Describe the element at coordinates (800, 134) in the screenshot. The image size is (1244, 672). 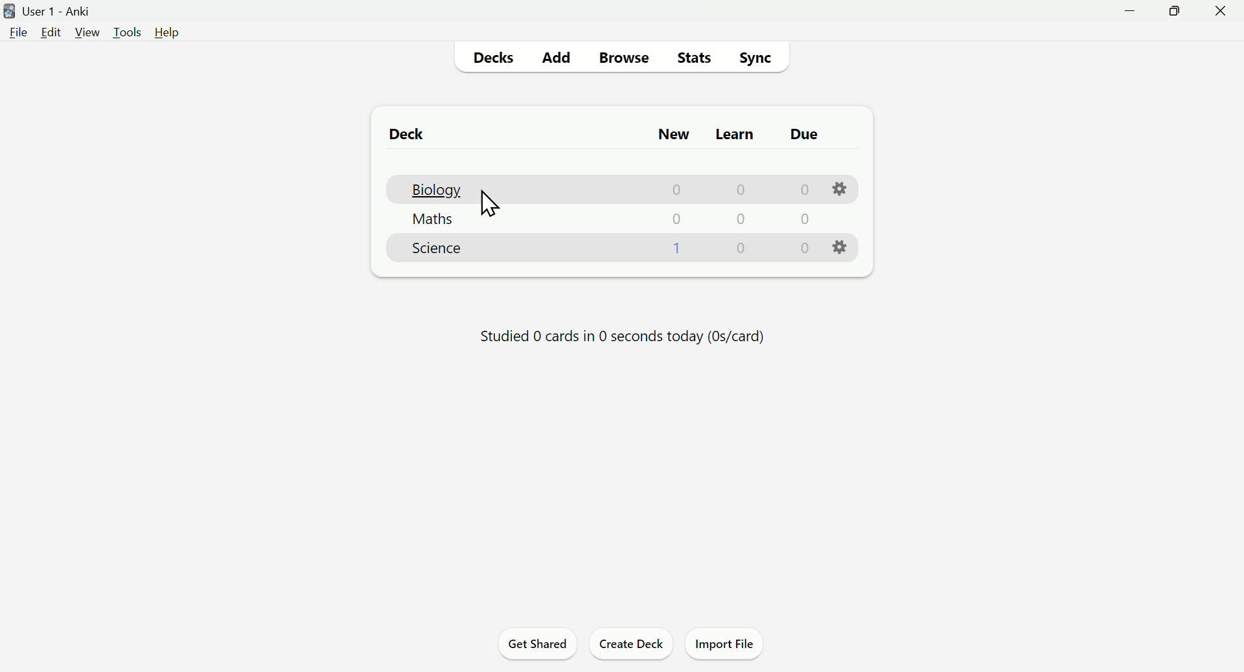
I see `Due` at that location.